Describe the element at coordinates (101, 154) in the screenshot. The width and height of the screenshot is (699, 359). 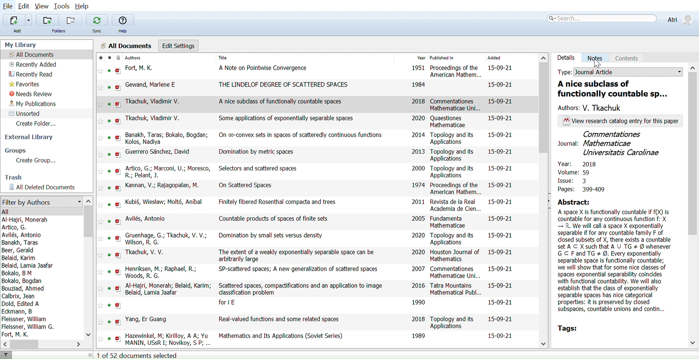
I see `Add this reference to favorites` at that location.